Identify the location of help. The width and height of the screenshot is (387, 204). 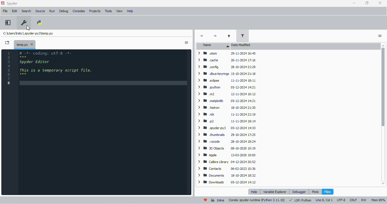
(254, 192).